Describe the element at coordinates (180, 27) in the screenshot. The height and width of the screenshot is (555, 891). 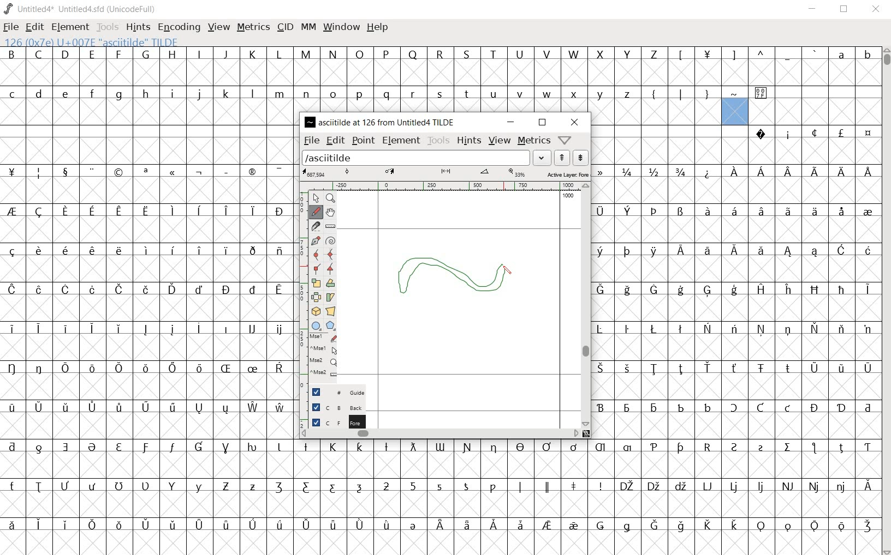
I see `ENCODING` at that location.